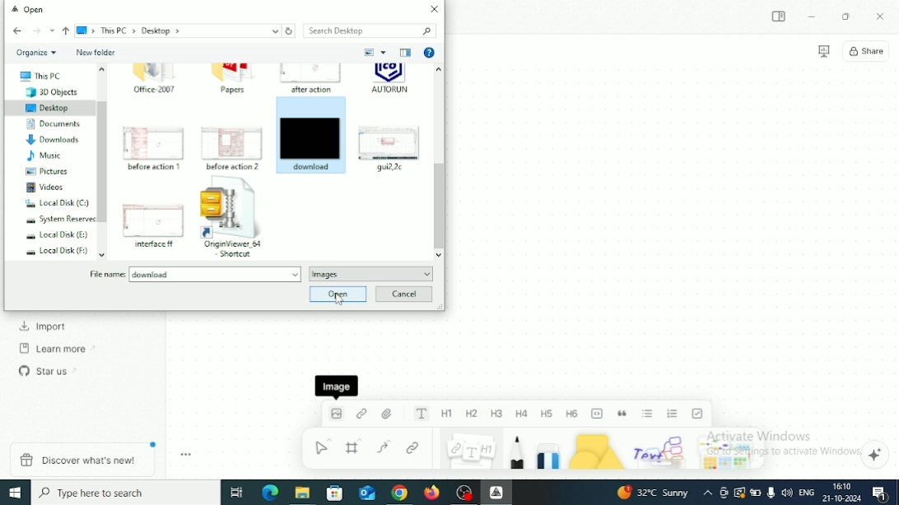  I want to click on This PC > Desktop >, so click(178, 31).